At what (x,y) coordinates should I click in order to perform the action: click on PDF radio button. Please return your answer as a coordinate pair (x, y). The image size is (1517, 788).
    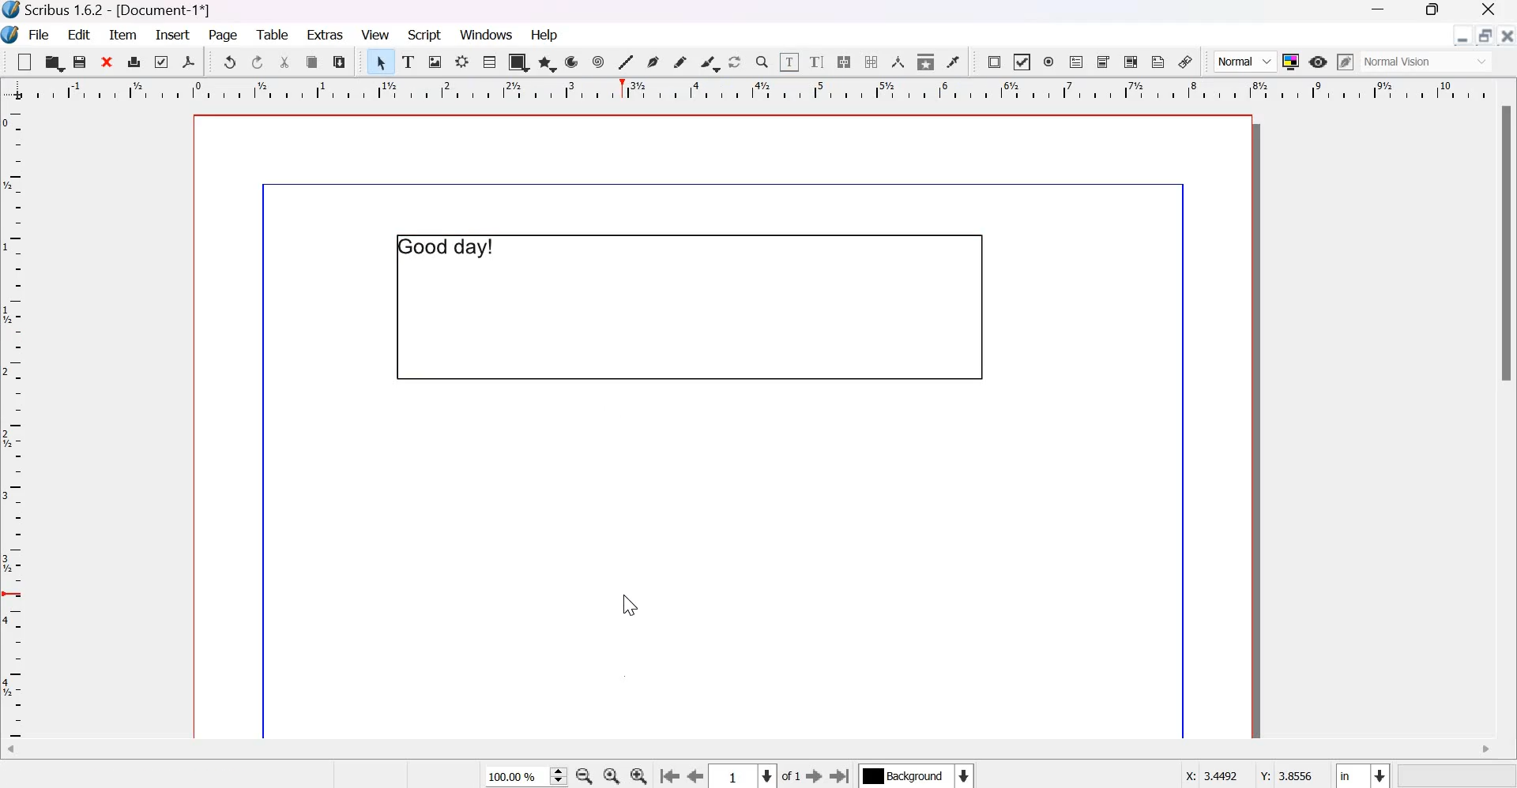
    Looking at the image, I should click on (1049, 62).